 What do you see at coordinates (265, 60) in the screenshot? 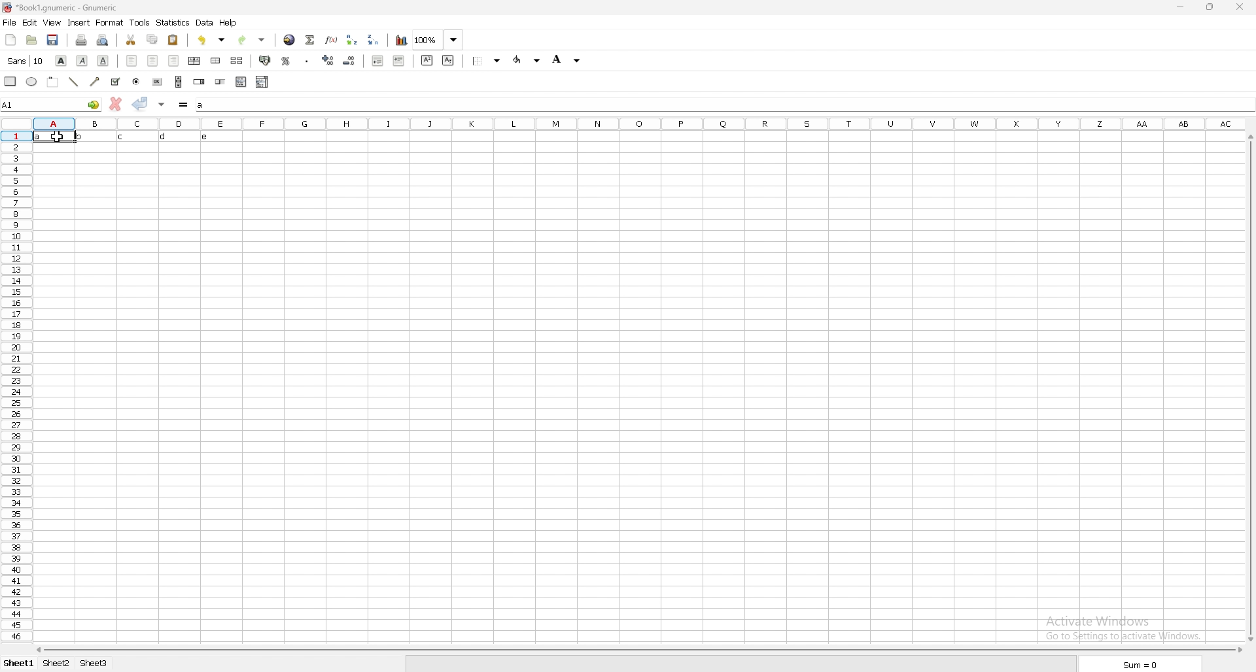
I see `accounting` at bounding box center [265, 60].